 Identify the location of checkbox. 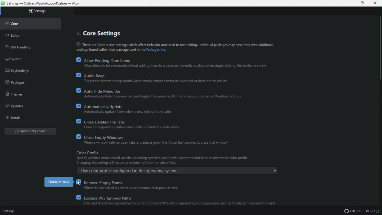
(76, 105).